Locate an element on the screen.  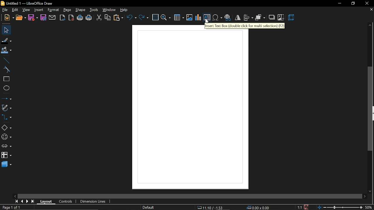
crop is located at coordinates (281, 17).